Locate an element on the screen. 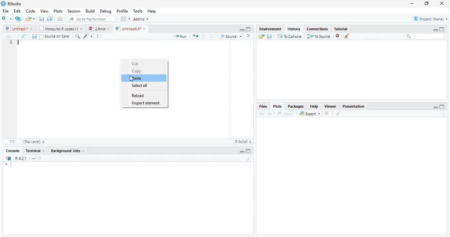 The height and width of the screenshot is (237, 450). To console is located at coordinates (290, 36).